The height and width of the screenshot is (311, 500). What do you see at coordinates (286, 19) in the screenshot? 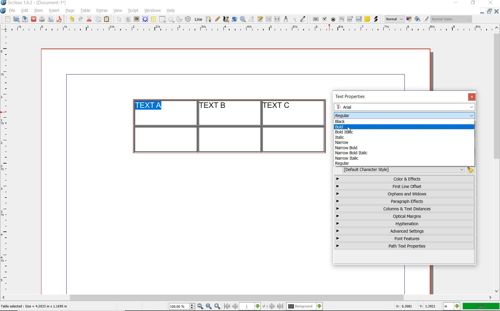
I see `measurements` at bounding box center [286, 19].